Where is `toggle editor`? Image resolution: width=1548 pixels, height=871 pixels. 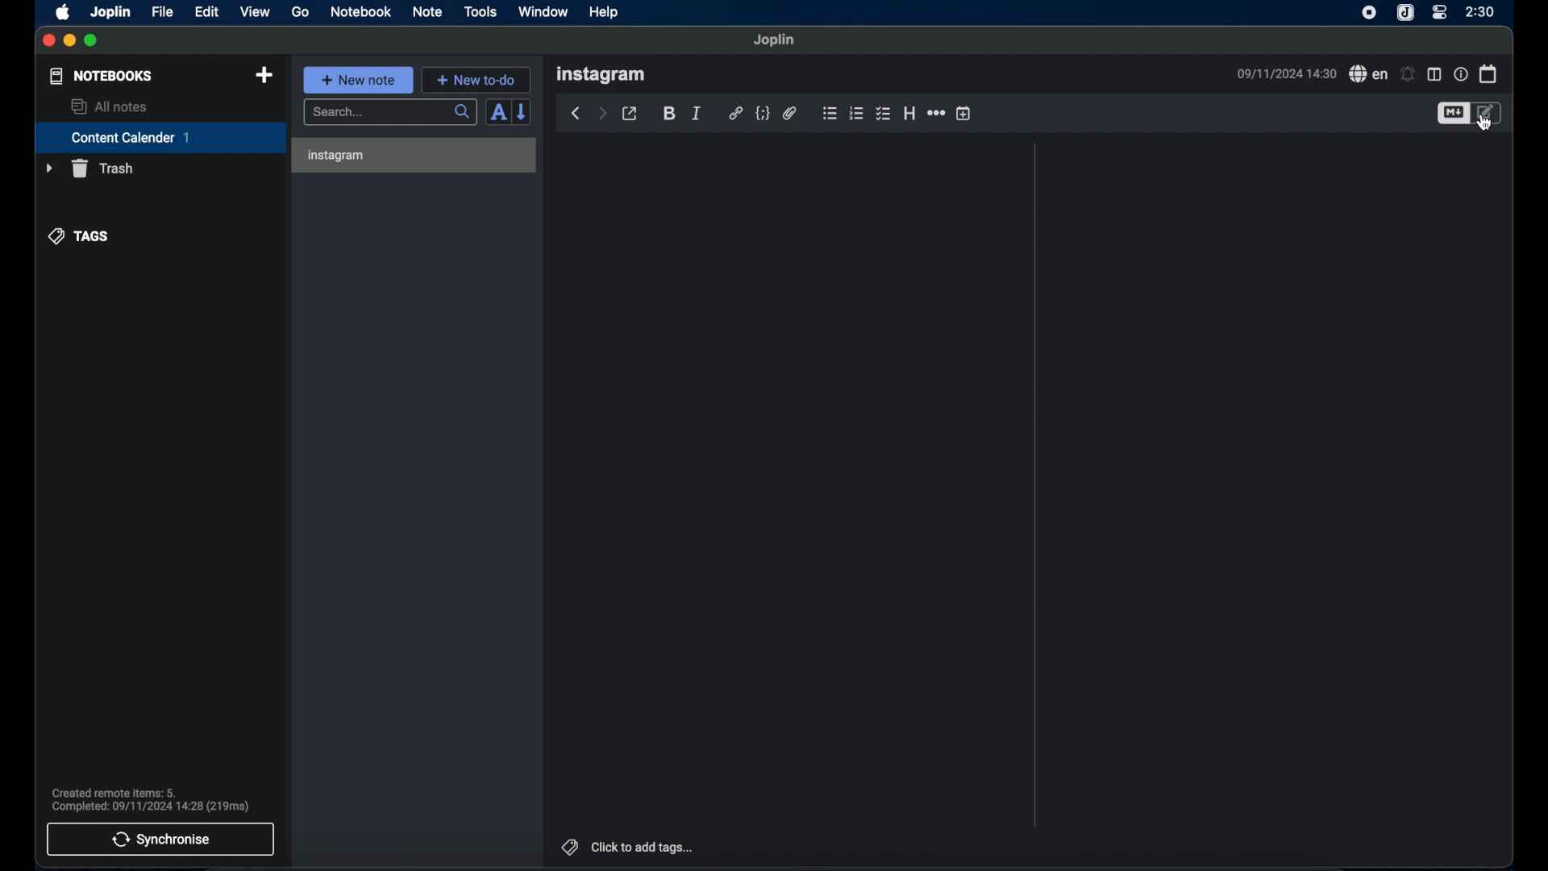 toggle editor is located at coordinates (1489, 113).